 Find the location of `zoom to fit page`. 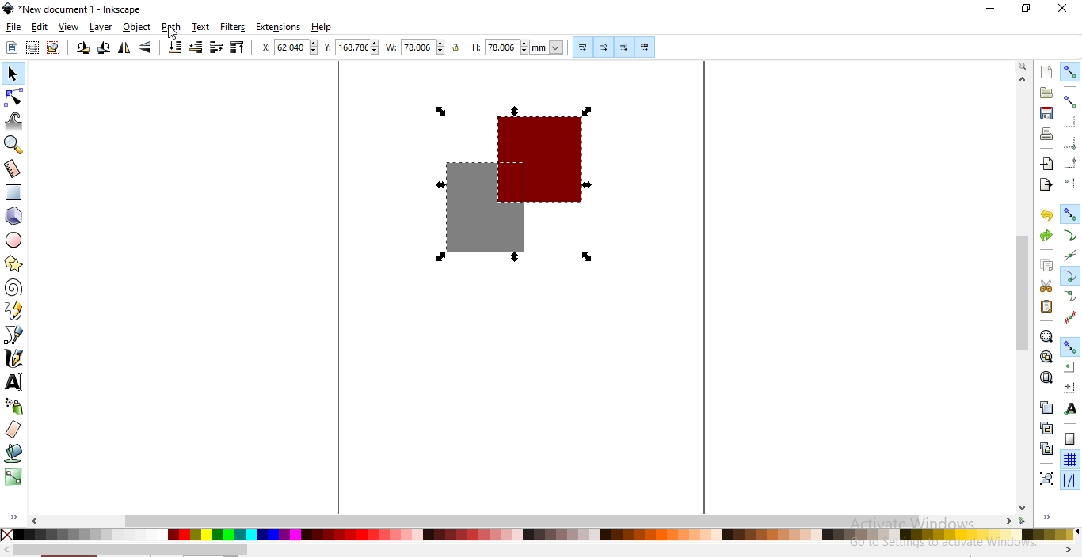

zoom to fit page is located at coordinates (1046, 377).